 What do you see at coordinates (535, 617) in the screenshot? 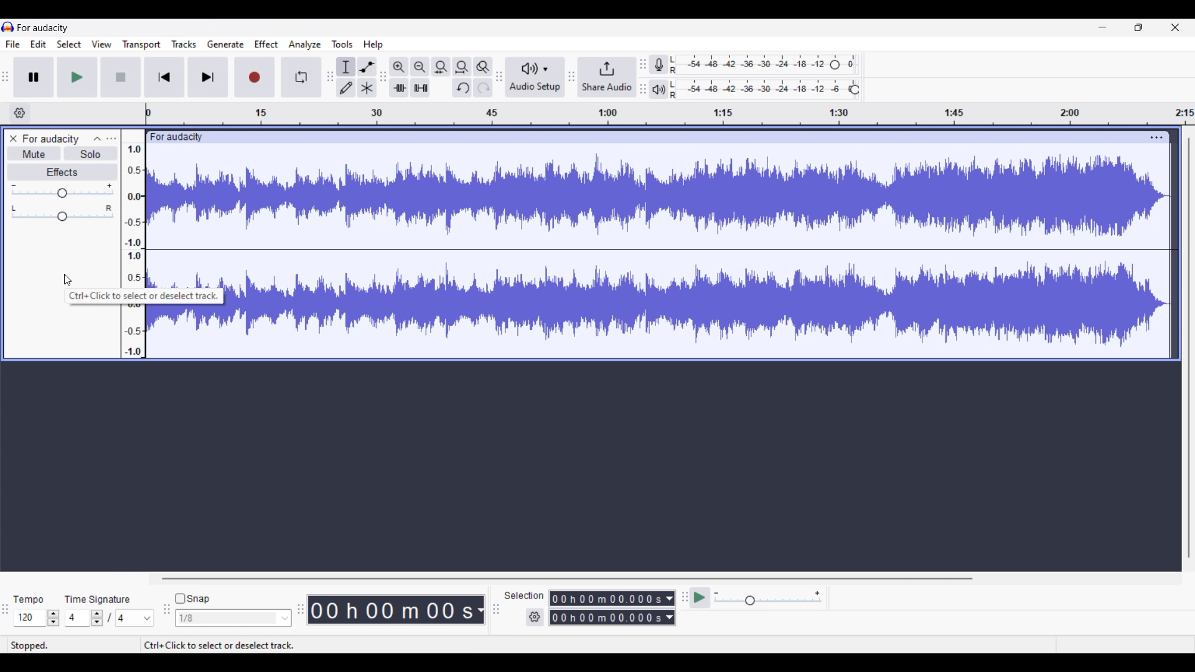
I see `Settings` at bounding box center [535, 617].